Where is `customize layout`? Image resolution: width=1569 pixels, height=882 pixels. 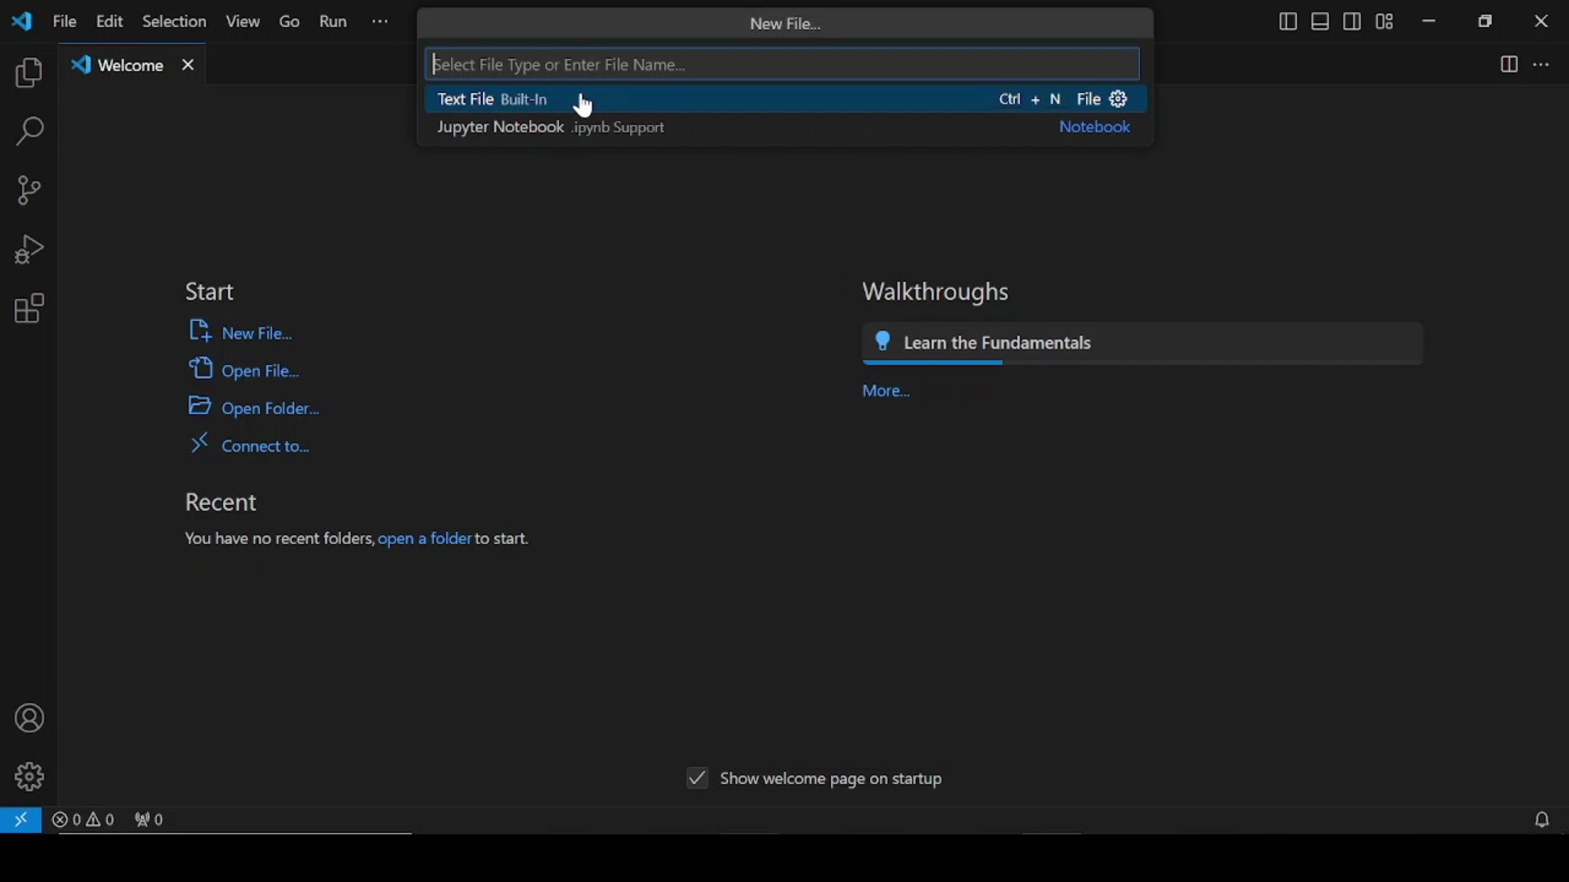 customize layout is located at coordinates (1385, 22).